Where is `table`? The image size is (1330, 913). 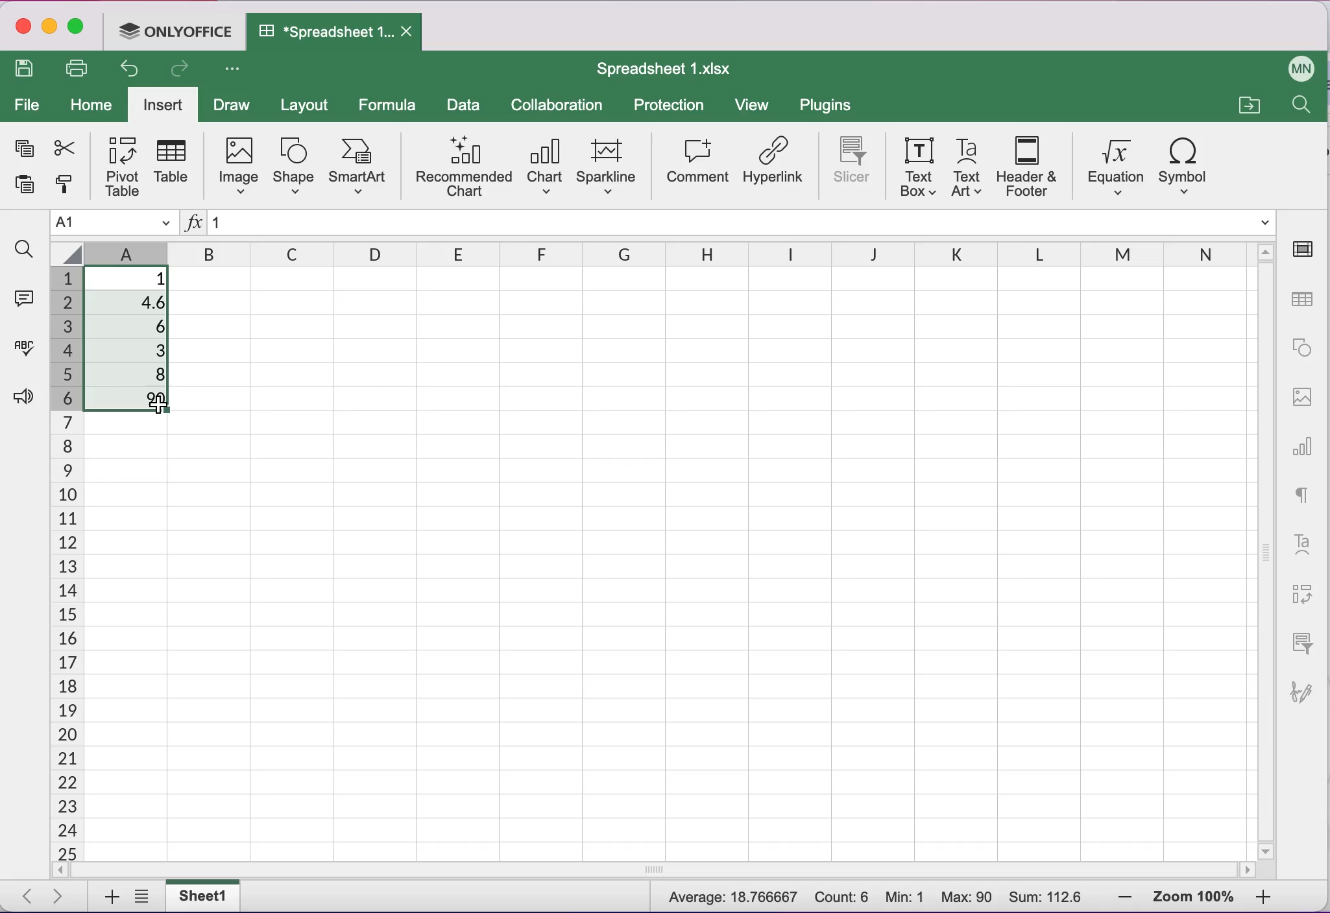 table is located at coordinates (1301, 300).